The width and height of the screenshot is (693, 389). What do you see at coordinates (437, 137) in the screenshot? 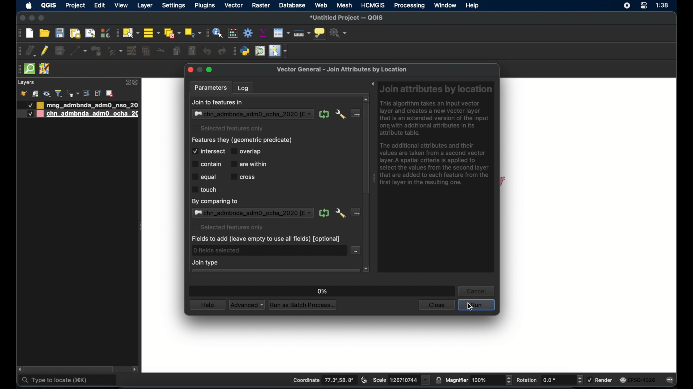
I see `Join attributes by location
This algorithm takes an input vector
layer and creates a new vector layer
that is an extended version of the input
one, with additional attributes in its
attribute table.

The additional attributes and their
values are taken from a second vector
layer.A spatial criteria is applied to
select the values from the second layer
that are added to each feature from the
first layer in the resulting one.` at bounding box center [437, 137].